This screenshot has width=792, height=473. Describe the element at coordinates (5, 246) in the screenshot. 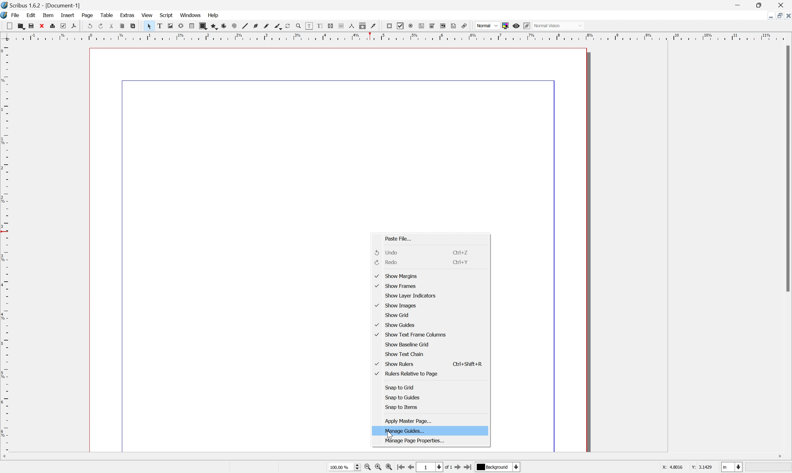

I see `ruler` at that location.